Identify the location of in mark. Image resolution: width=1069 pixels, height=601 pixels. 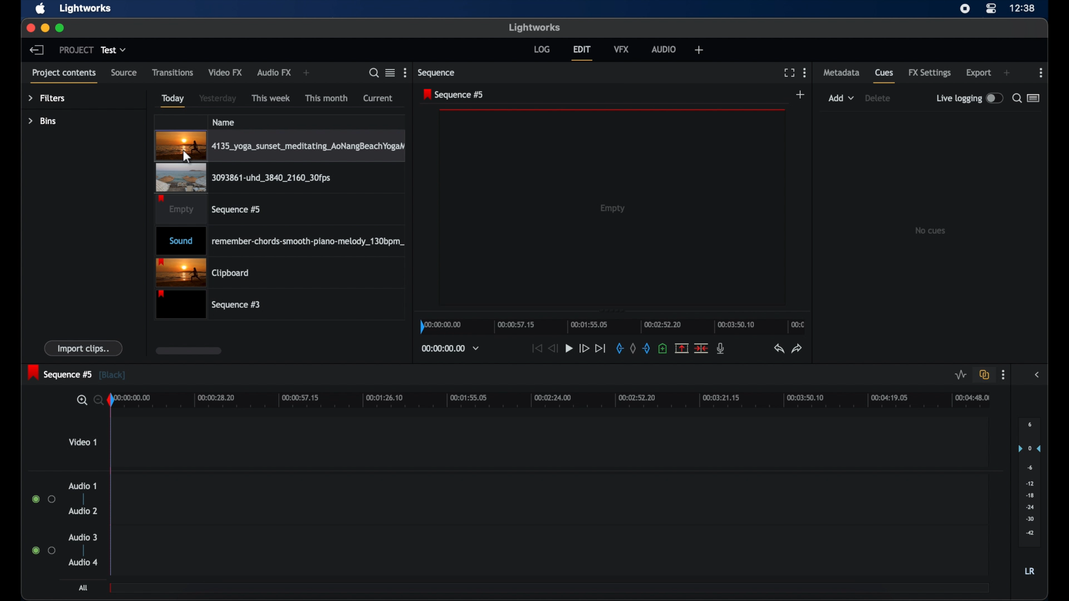
(619, 348).